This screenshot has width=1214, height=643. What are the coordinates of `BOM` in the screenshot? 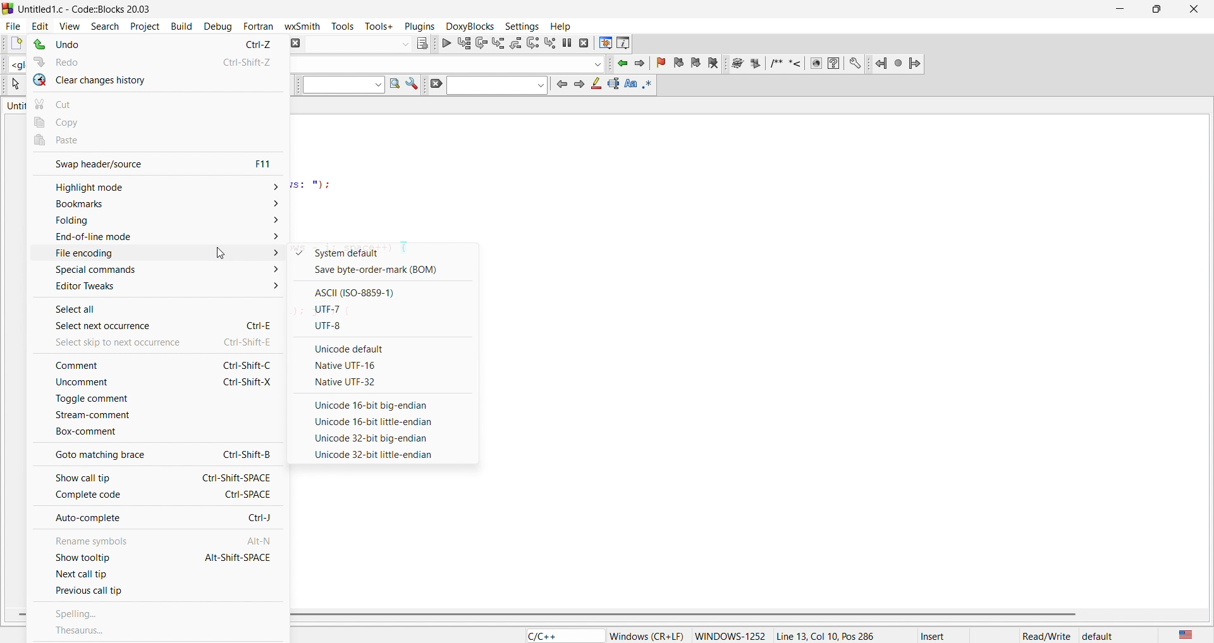 It's located at (387, 269).